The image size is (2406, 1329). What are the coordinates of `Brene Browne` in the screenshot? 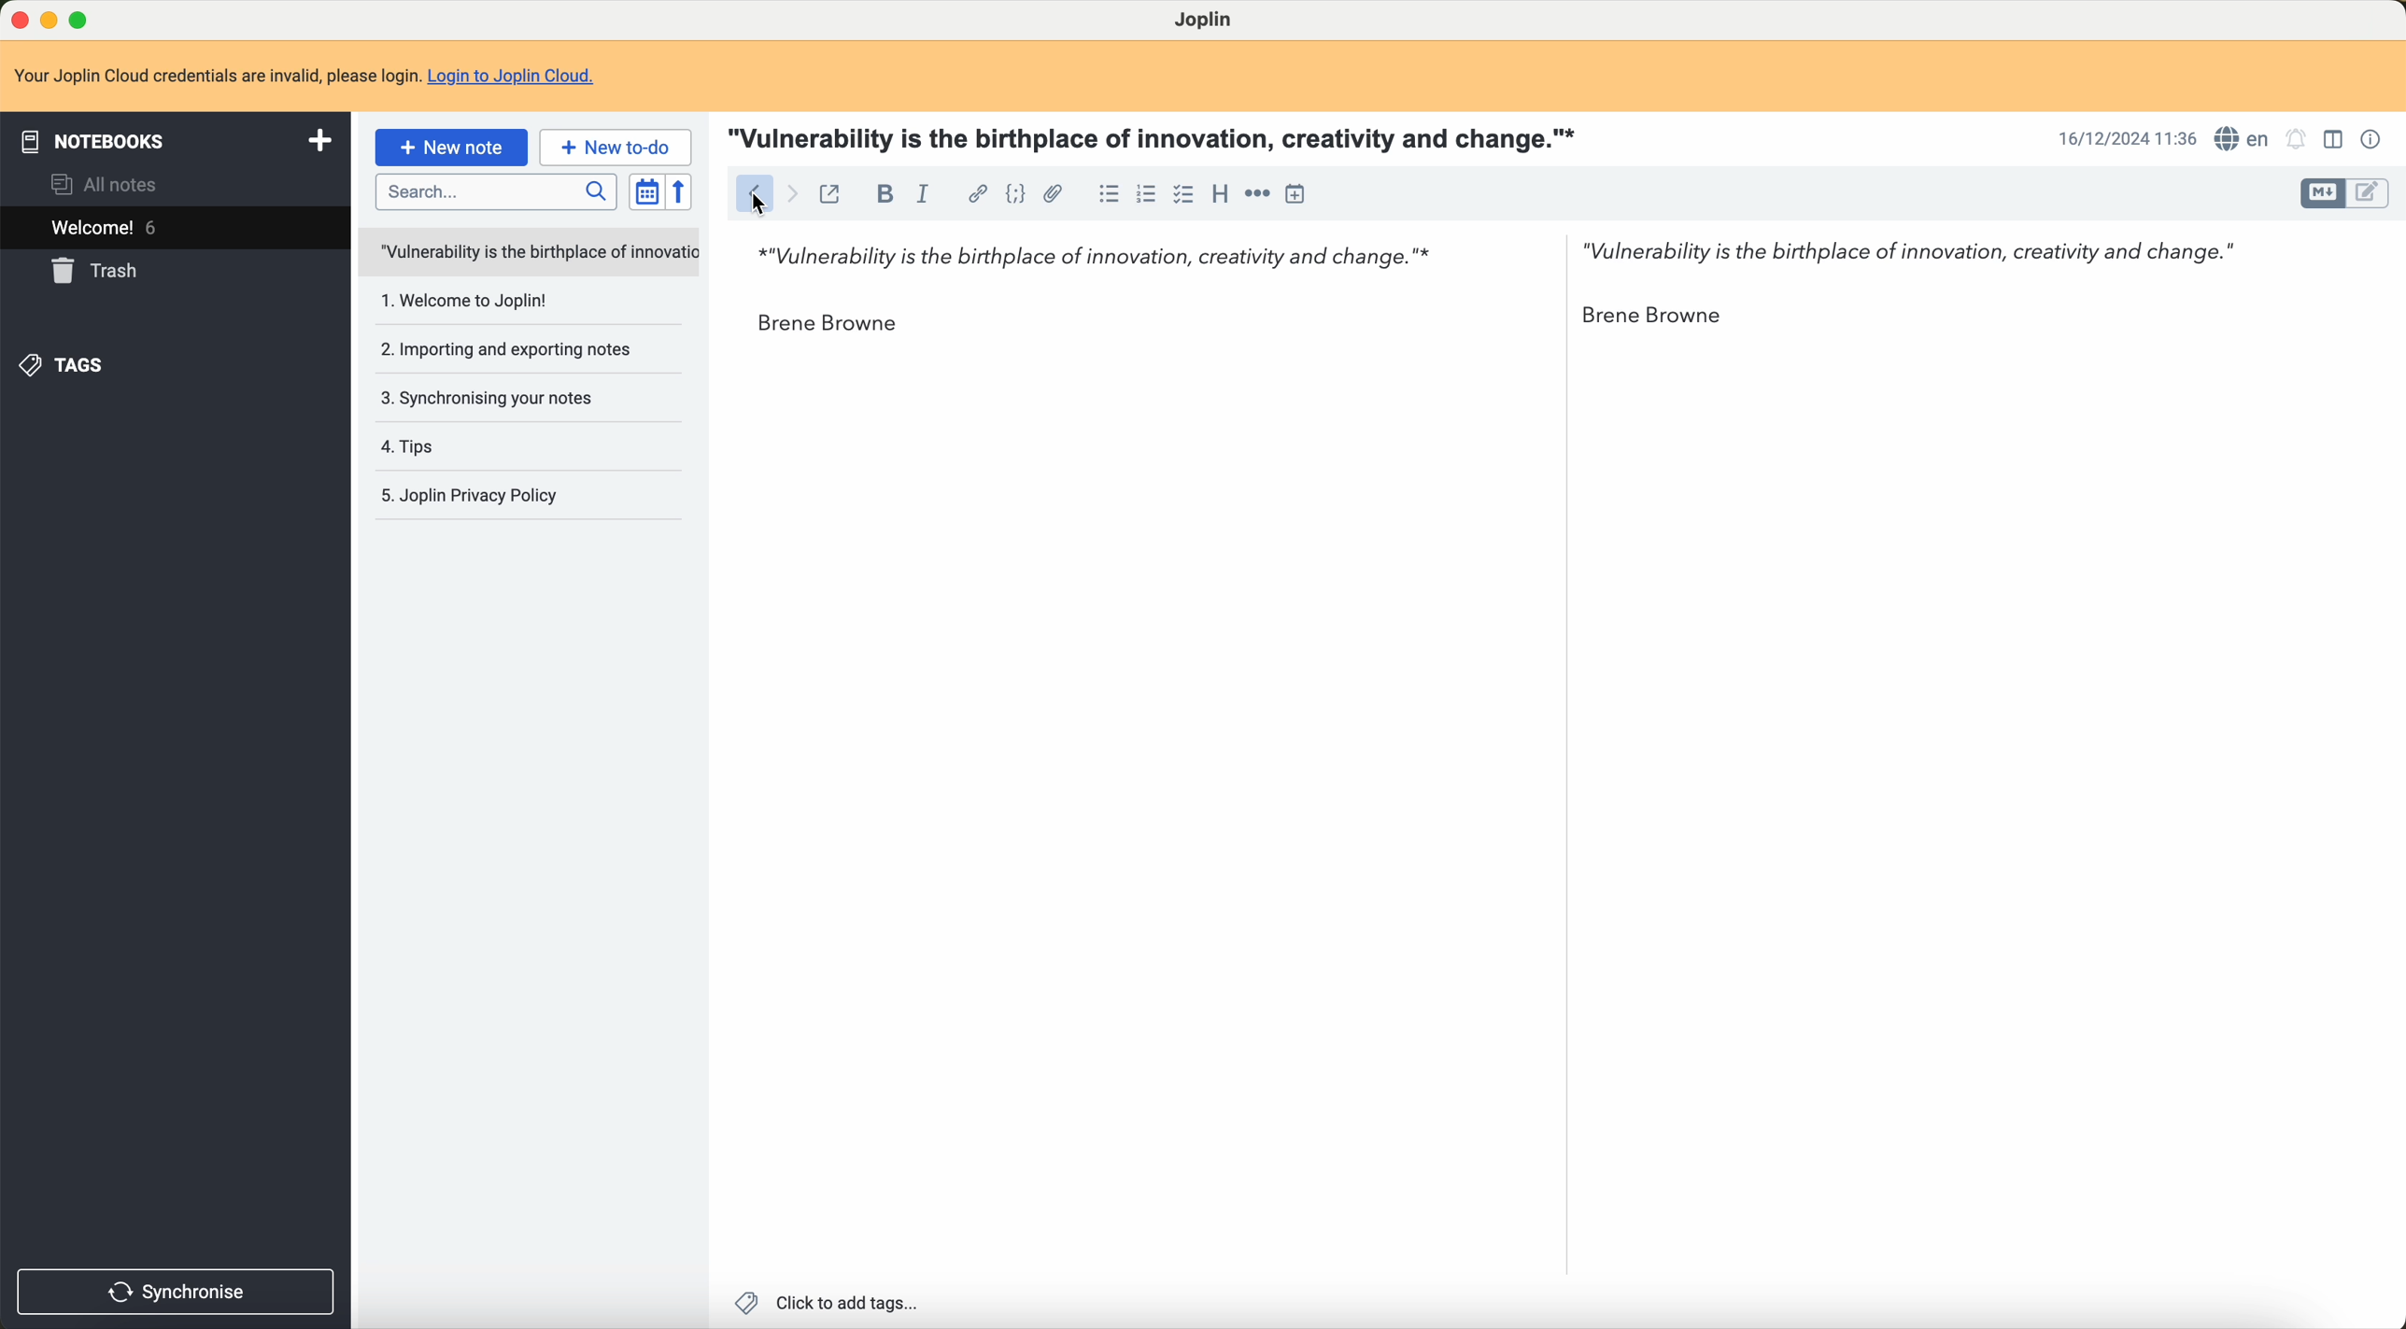 It's located at (1670, 316).